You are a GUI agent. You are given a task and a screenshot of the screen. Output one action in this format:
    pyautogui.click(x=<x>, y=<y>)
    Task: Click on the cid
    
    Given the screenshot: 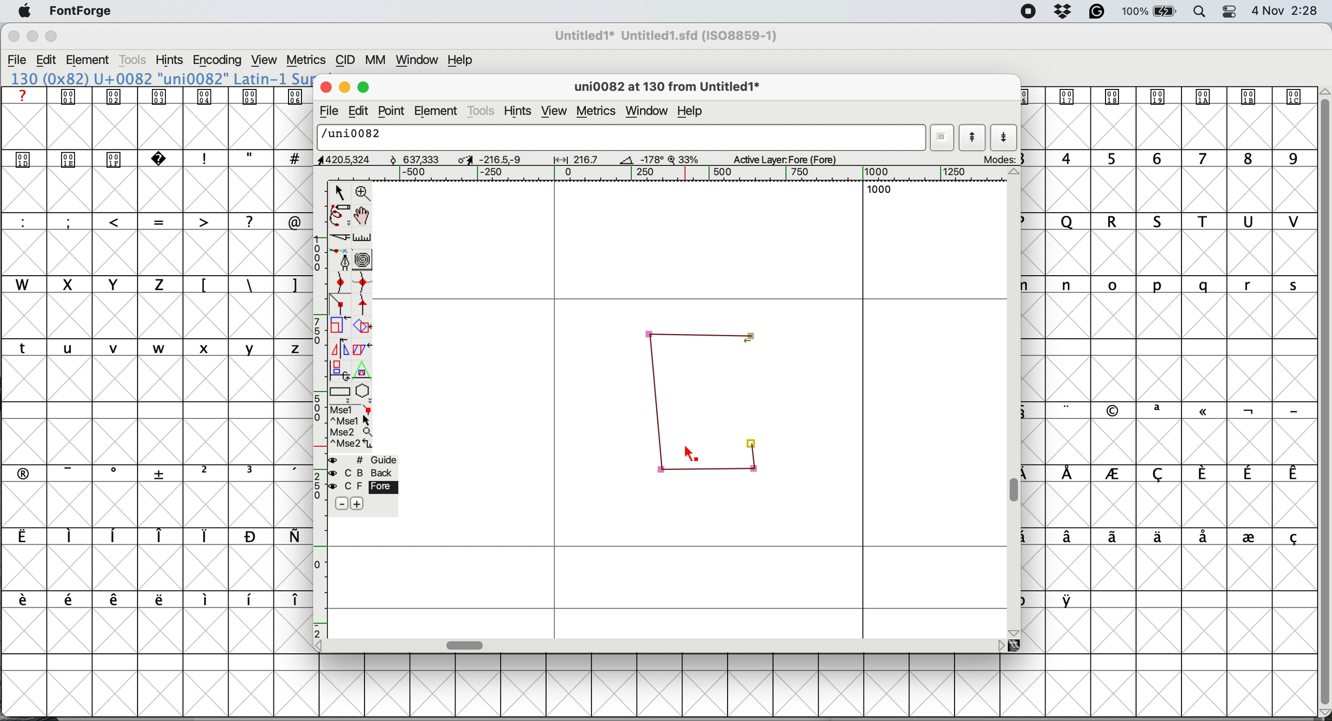 What is the action you would take?
    pyautogui.click(x=345, y=60)
    